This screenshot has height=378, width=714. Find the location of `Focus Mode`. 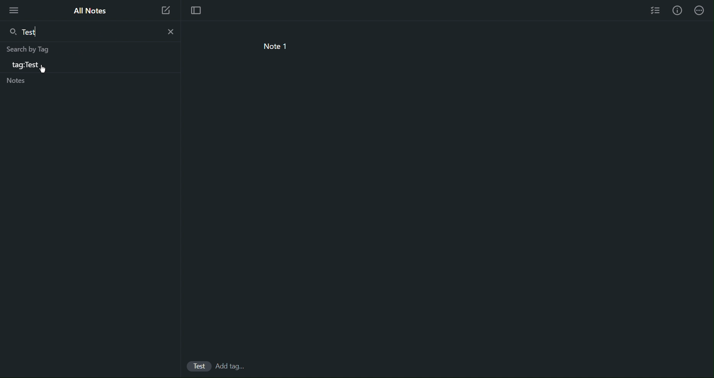

Focus Mode is located at coordinates (196, 11).